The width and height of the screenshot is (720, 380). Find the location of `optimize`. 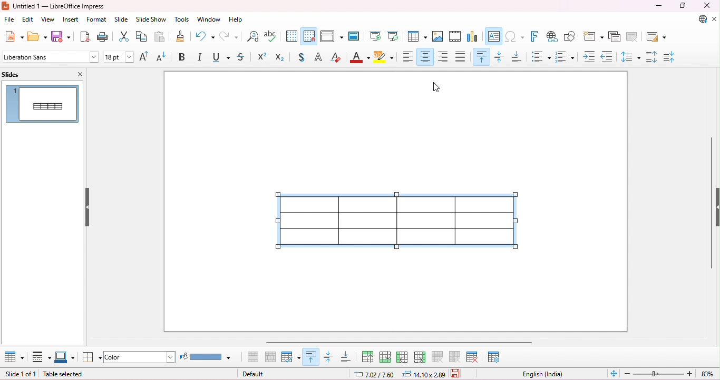

optimize is located at coordinates (291, 357).